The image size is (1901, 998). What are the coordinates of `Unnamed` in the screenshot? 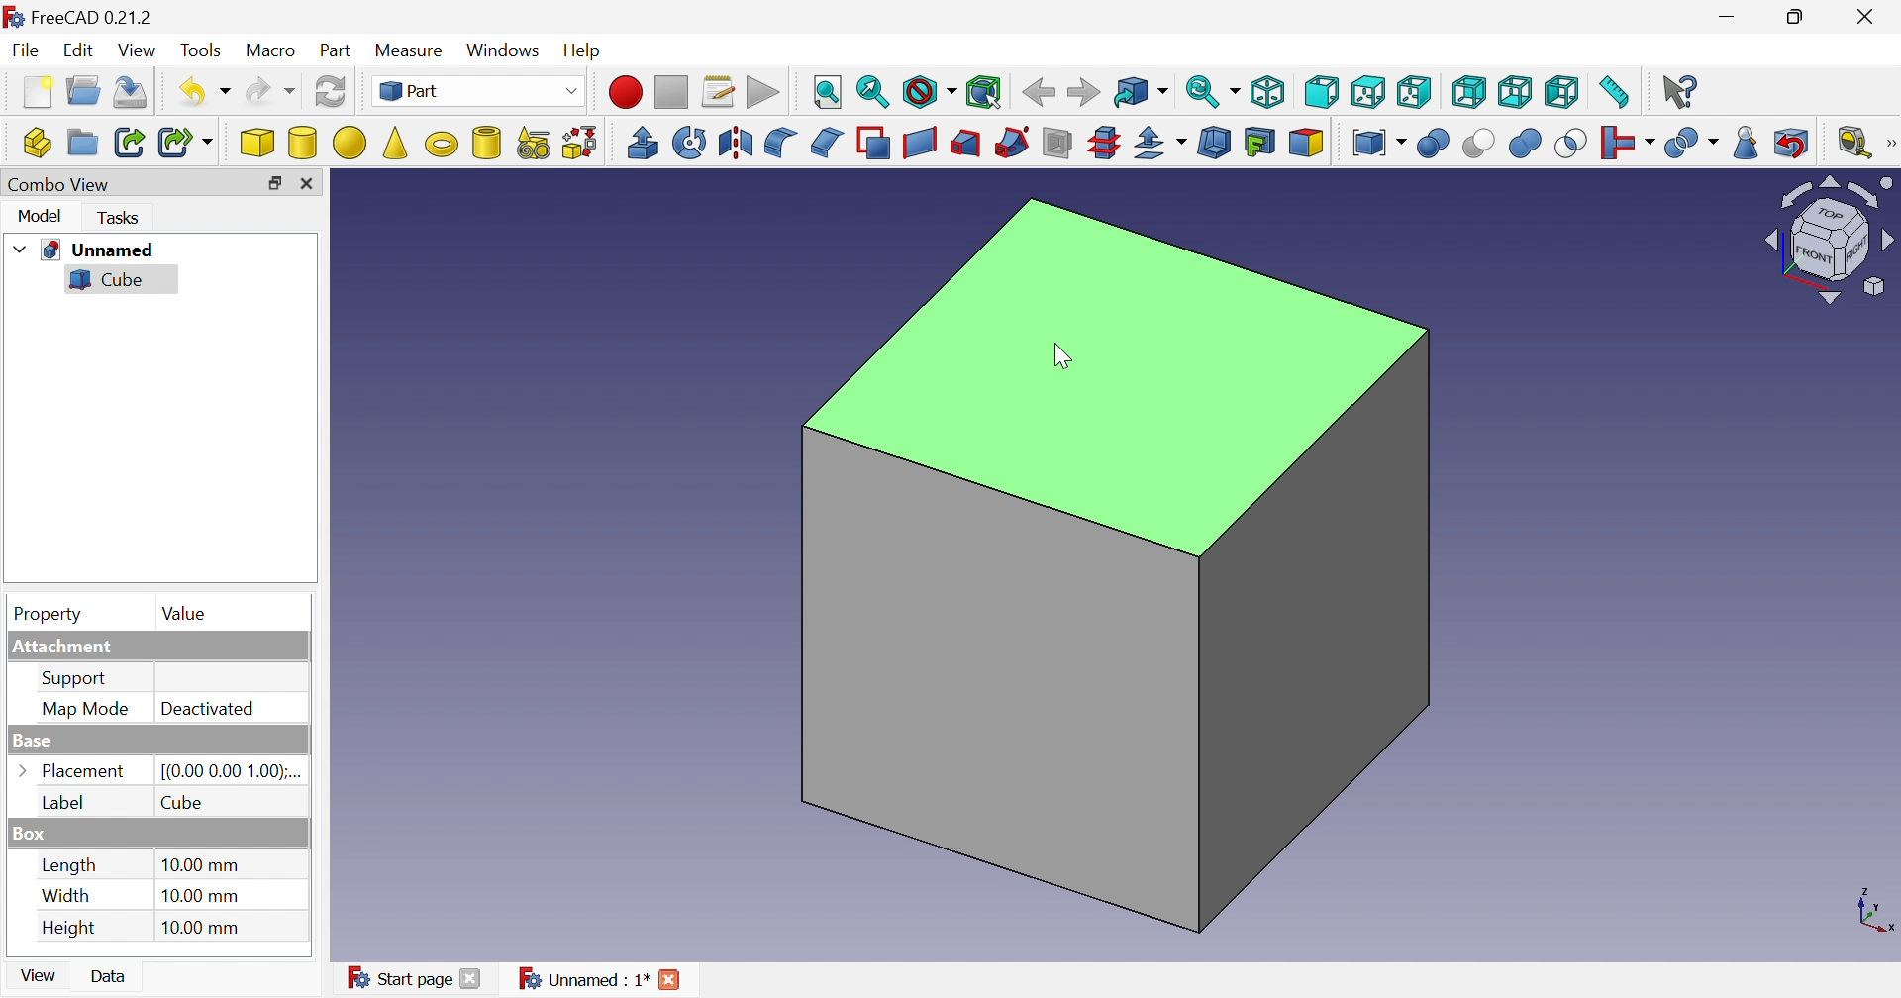 It's located at (102, 250).